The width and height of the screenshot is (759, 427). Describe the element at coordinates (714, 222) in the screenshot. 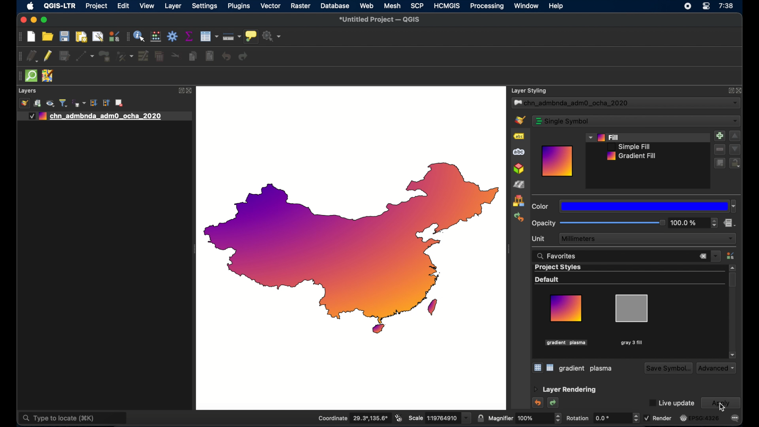

I see `stepper buttons` at that location.